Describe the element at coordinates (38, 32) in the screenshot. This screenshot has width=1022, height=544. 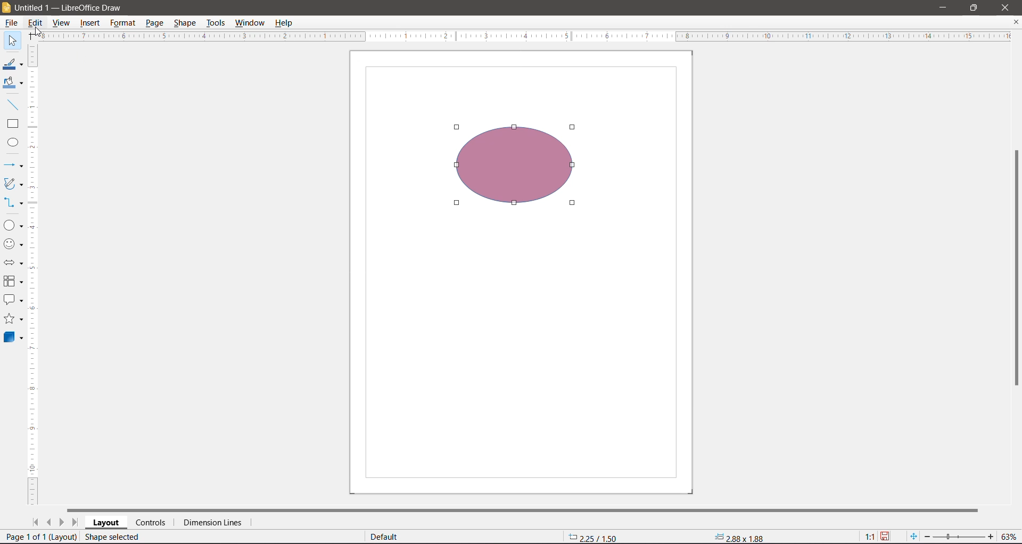
I see `Cursor` at that location.